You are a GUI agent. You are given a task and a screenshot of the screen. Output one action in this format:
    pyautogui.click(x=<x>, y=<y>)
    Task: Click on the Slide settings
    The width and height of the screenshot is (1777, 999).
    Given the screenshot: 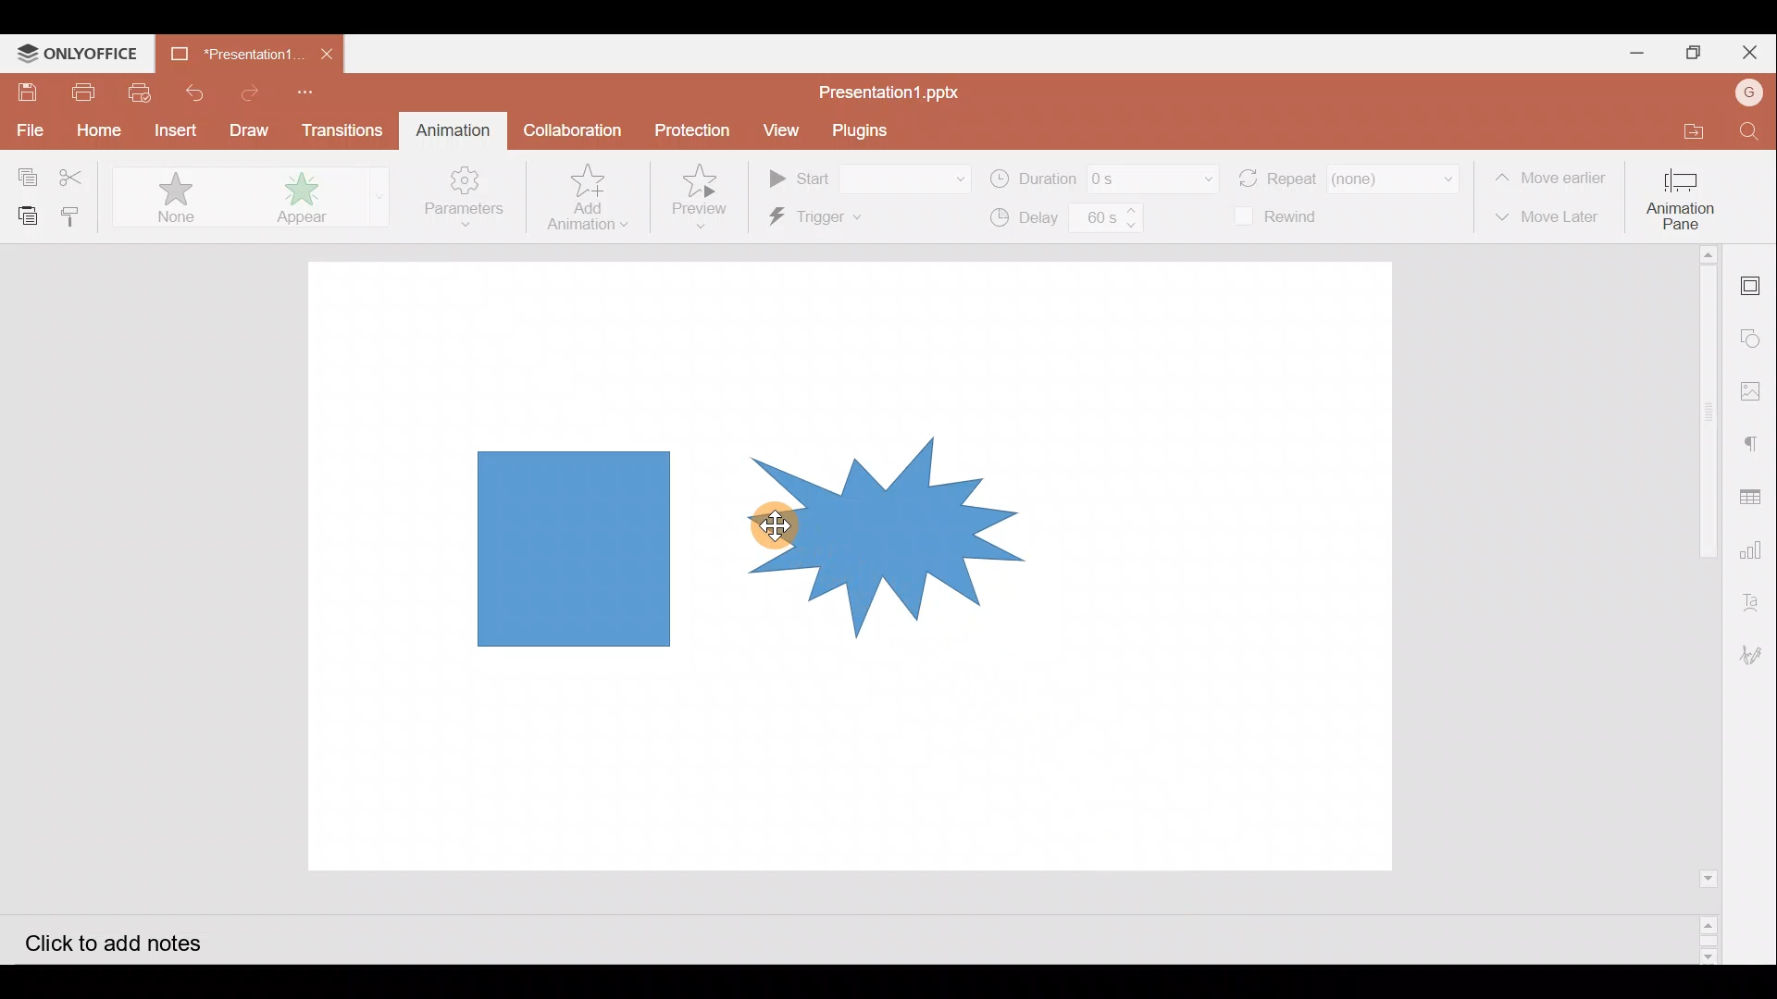 What is the action you would take?
    pyautogui.click(x=1753, y=283)
    